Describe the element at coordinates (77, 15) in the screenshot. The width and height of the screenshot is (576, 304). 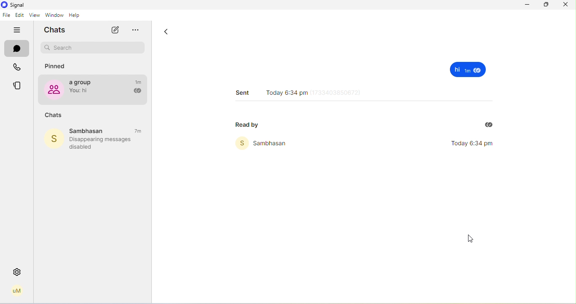
I see `help` at that location.